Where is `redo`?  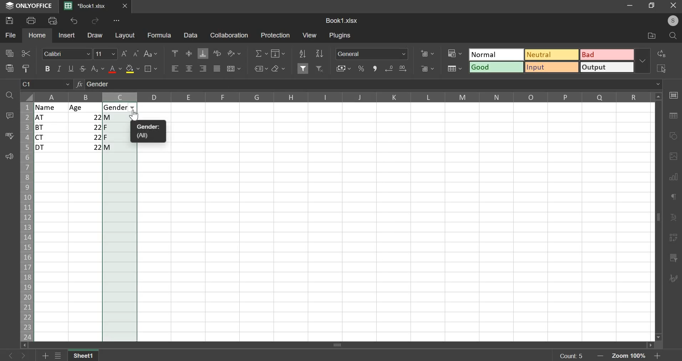 redo is located at coordinates (95, 21).